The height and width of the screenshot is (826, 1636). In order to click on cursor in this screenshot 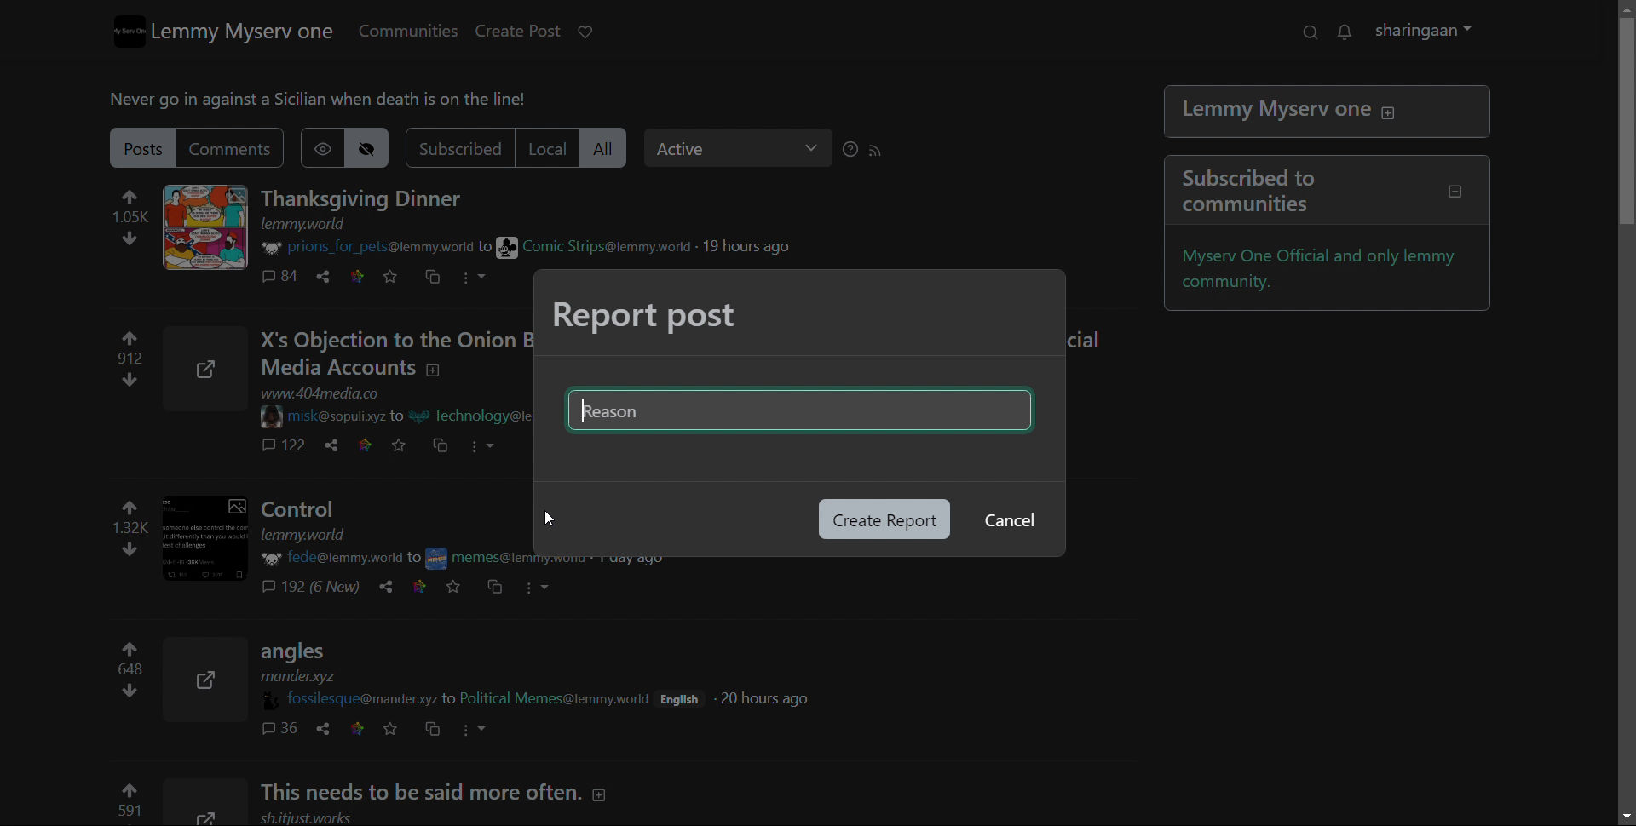, I will do `click(551, 519)`.